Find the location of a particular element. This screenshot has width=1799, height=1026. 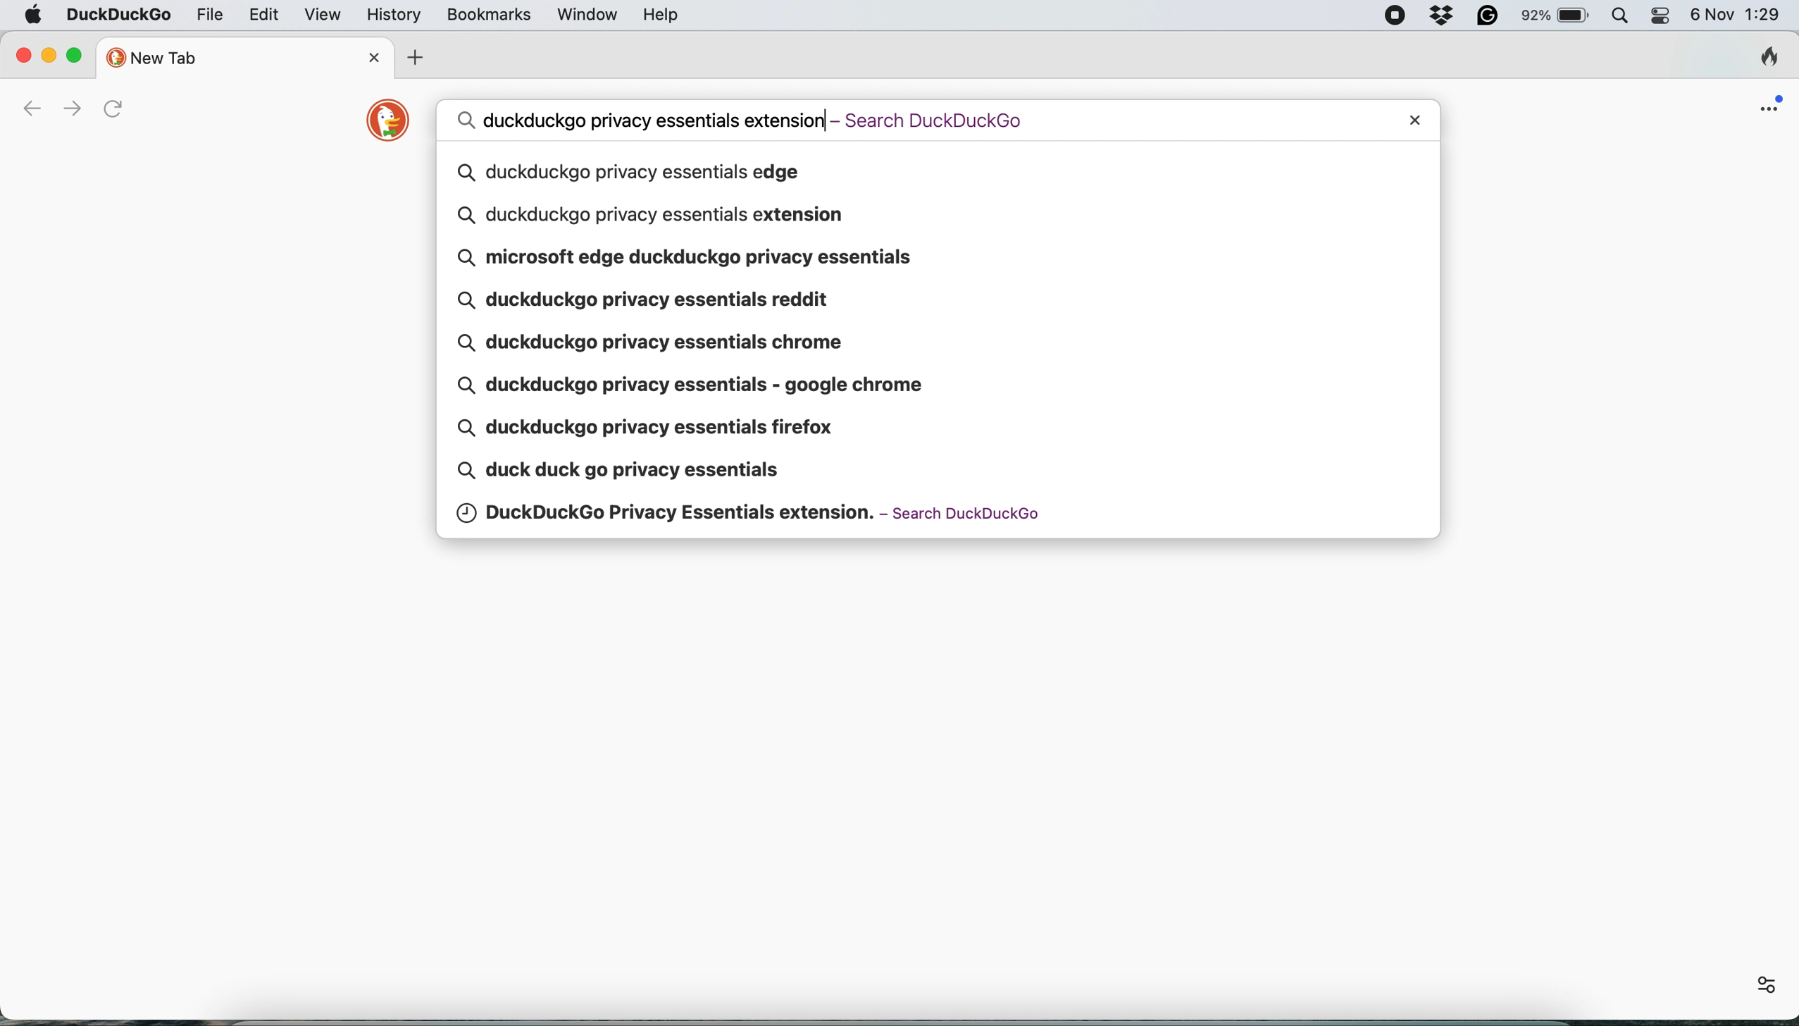

close is located at coordinates (378, 56).